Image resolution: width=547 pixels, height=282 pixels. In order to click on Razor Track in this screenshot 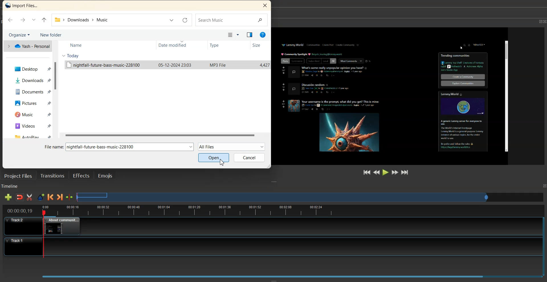, I will do `click(30, 197)`.